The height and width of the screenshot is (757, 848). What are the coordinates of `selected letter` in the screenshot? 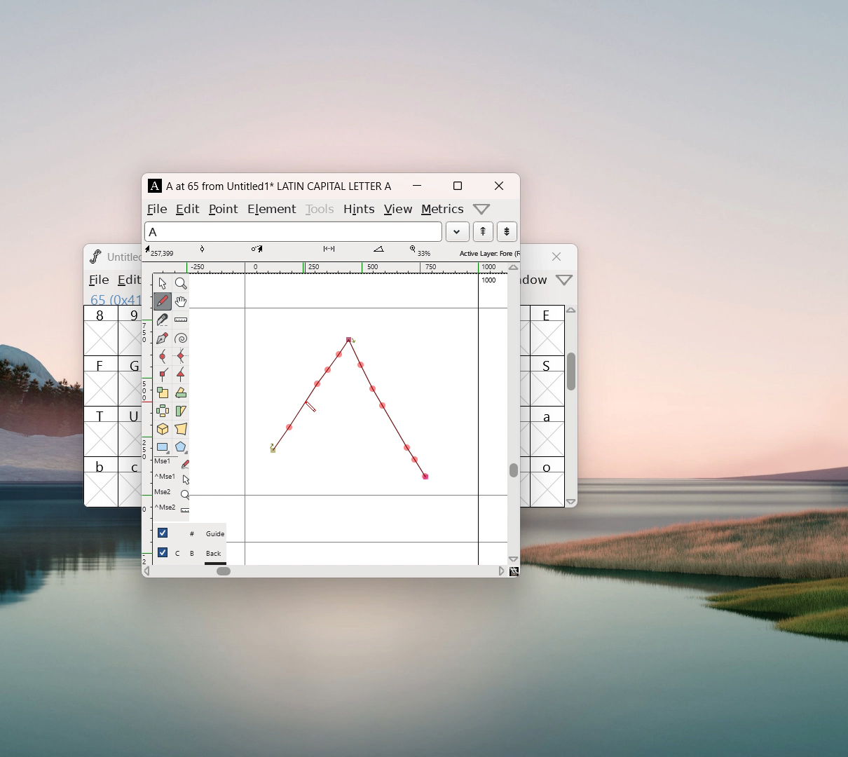 It's located at (293, 231).